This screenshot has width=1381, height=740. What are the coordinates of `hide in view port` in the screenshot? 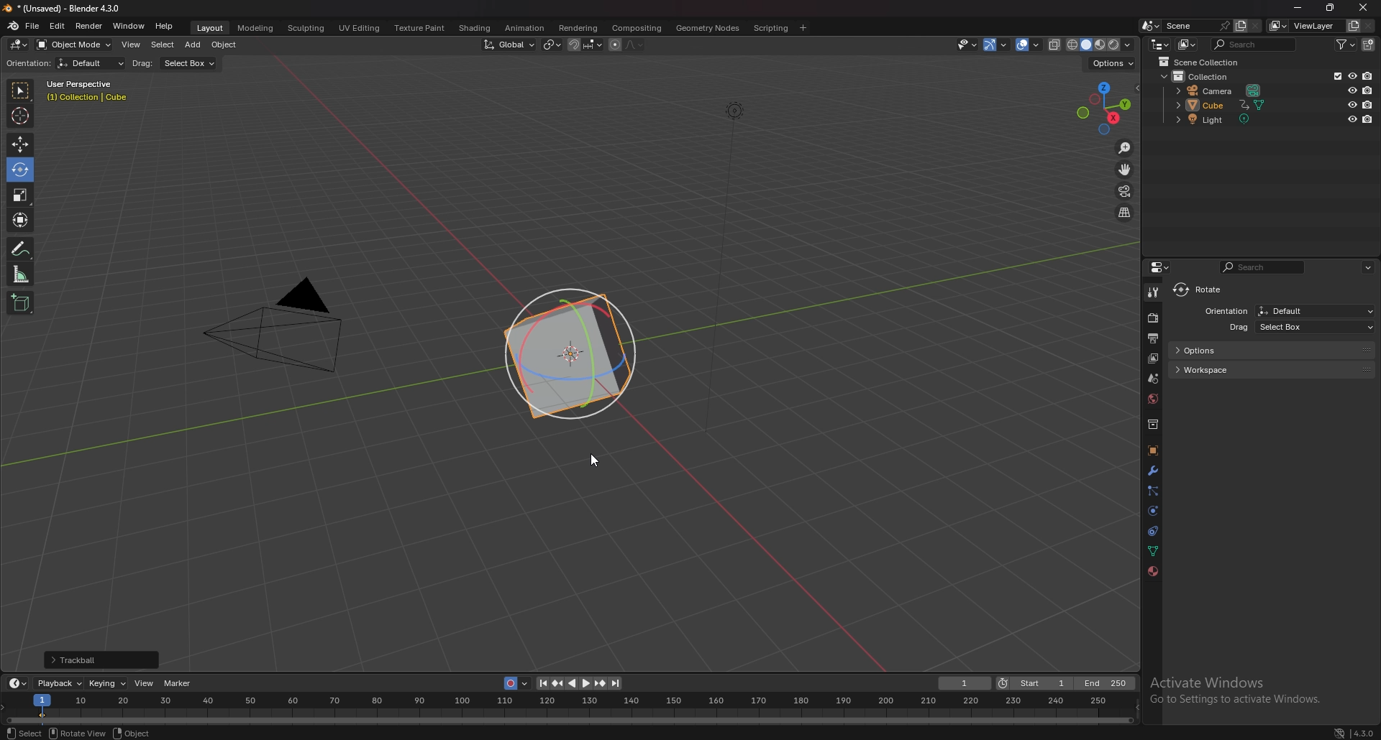 It's located at (1354, 104).